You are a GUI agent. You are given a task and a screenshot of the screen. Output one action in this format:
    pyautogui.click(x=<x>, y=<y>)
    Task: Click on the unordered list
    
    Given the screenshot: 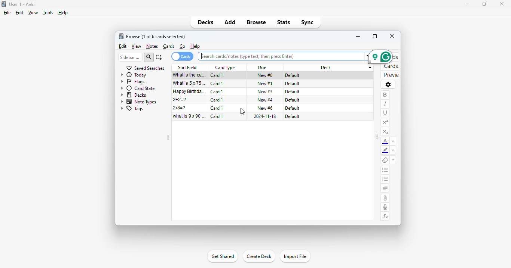 What is the action you would take?
    pyautogui.click(x=385, y=171)
    